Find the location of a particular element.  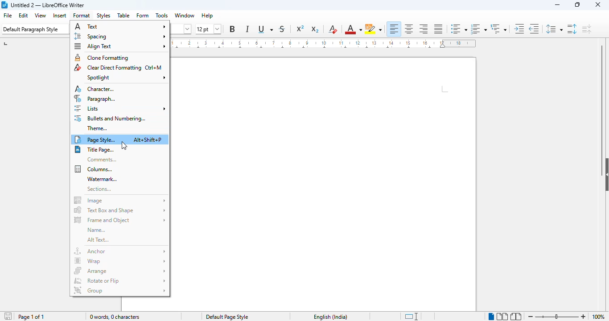

single-page view is located at coordinates (491, 317).